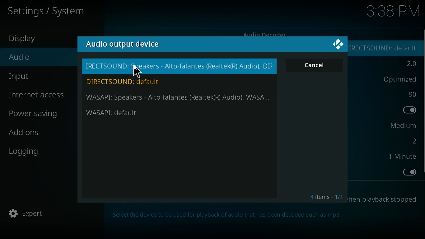  What do you see at coordinates (404, 157) in the screenshot?
I see `option` at bounding box center [404, 157].